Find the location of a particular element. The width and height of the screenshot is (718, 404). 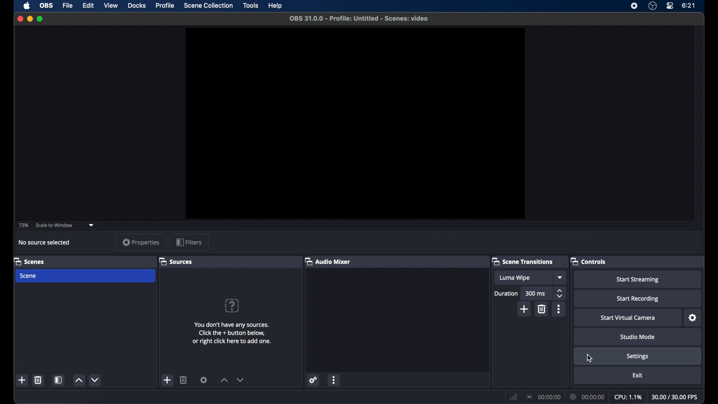

fps is located at coordinates (675, 397).